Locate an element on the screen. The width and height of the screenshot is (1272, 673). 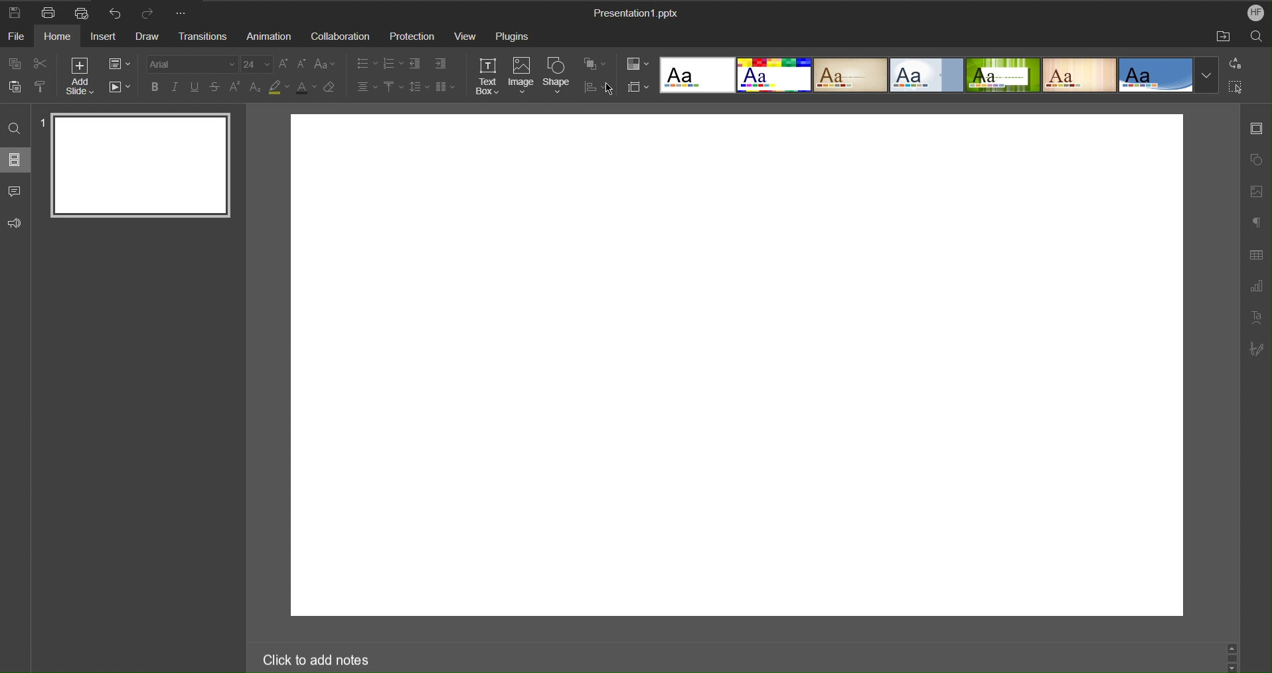
Copy Style is located at coordinates (39, 88).